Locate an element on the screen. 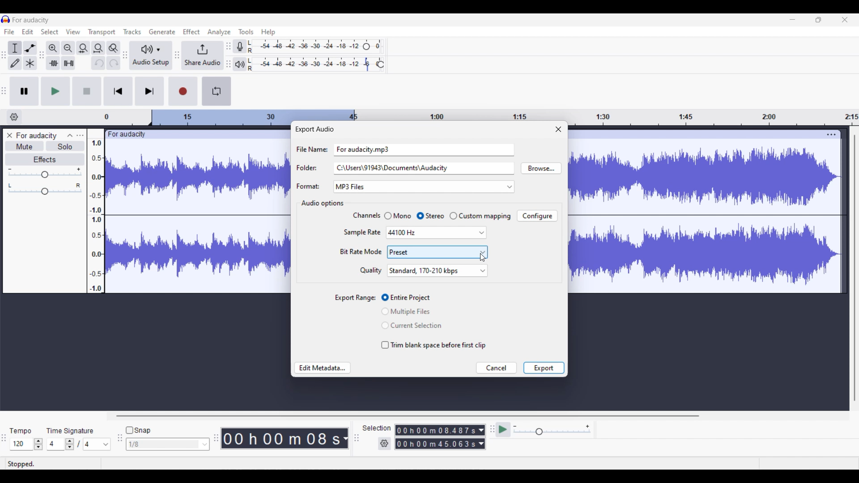  Silence audio selection is located at coordinates (69, 63).